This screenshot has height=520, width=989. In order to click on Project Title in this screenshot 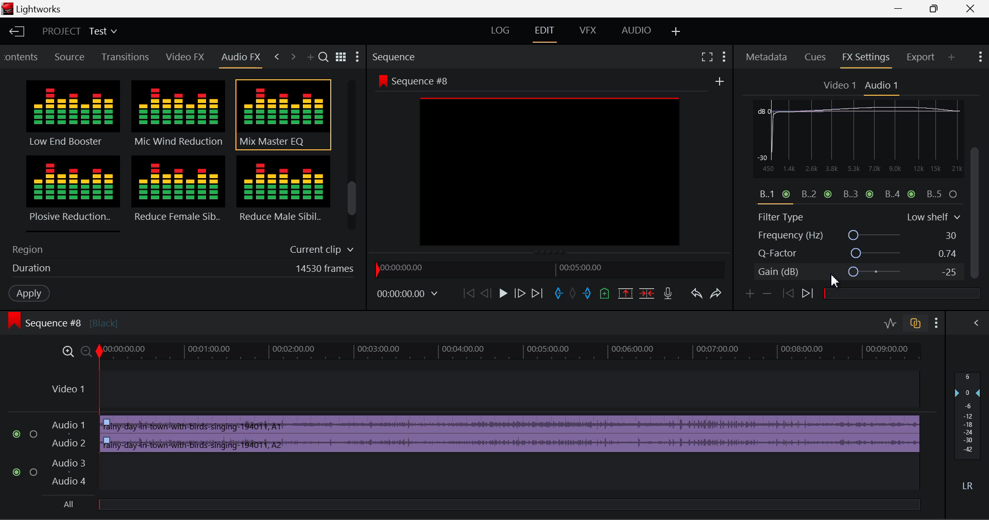, I will do `click(78, 31)`.